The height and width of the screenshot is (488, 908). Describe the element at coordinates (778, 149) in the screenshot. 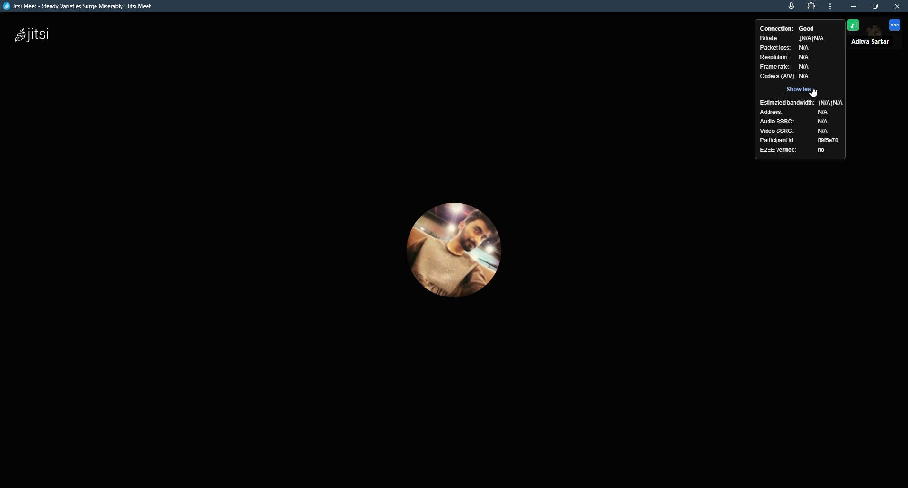

I see `e2ee verified` at that location.